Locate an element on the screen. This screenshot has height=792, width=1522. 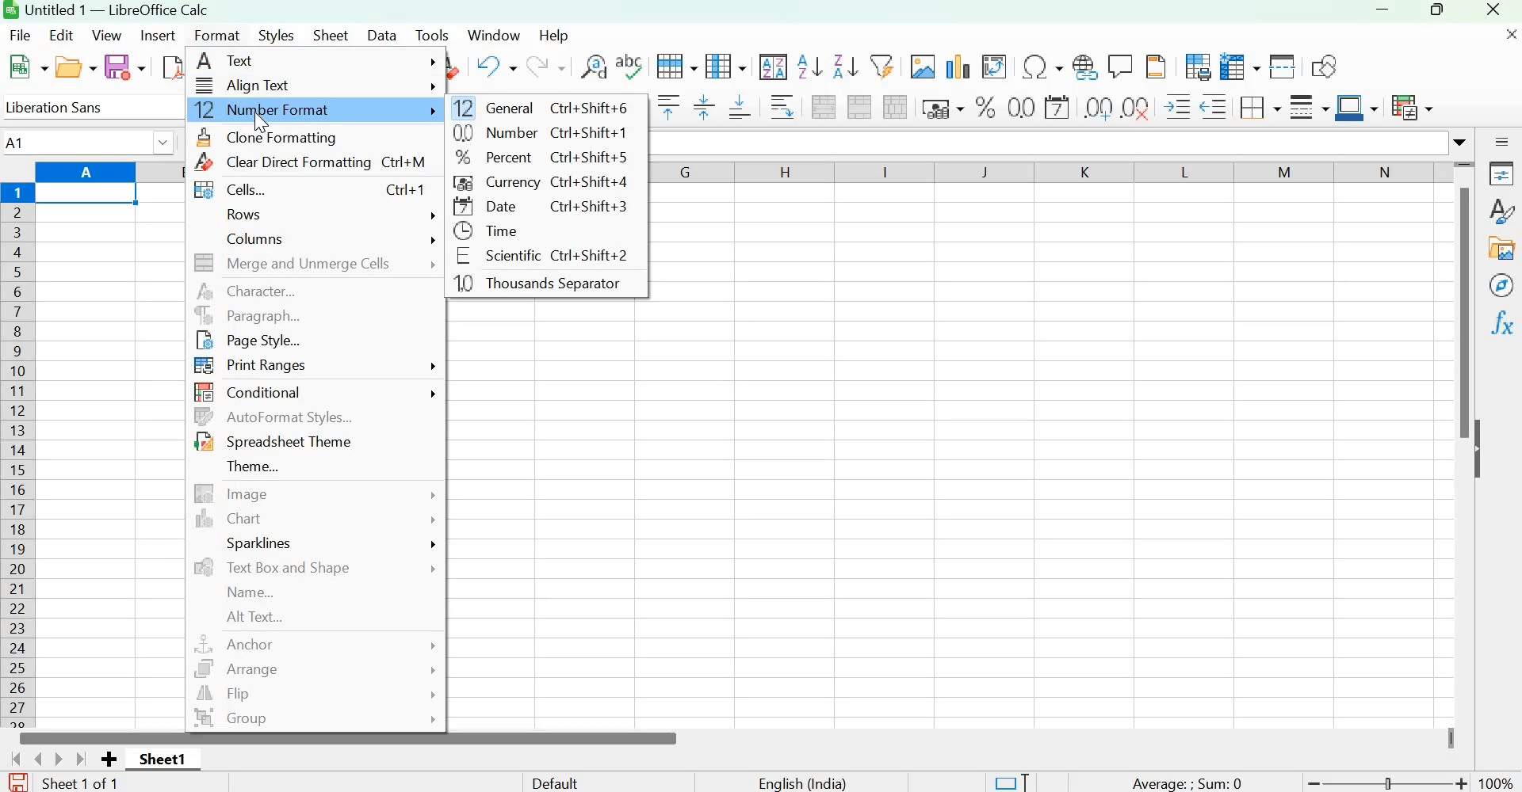
Columns is located at coordinates (251, 238).